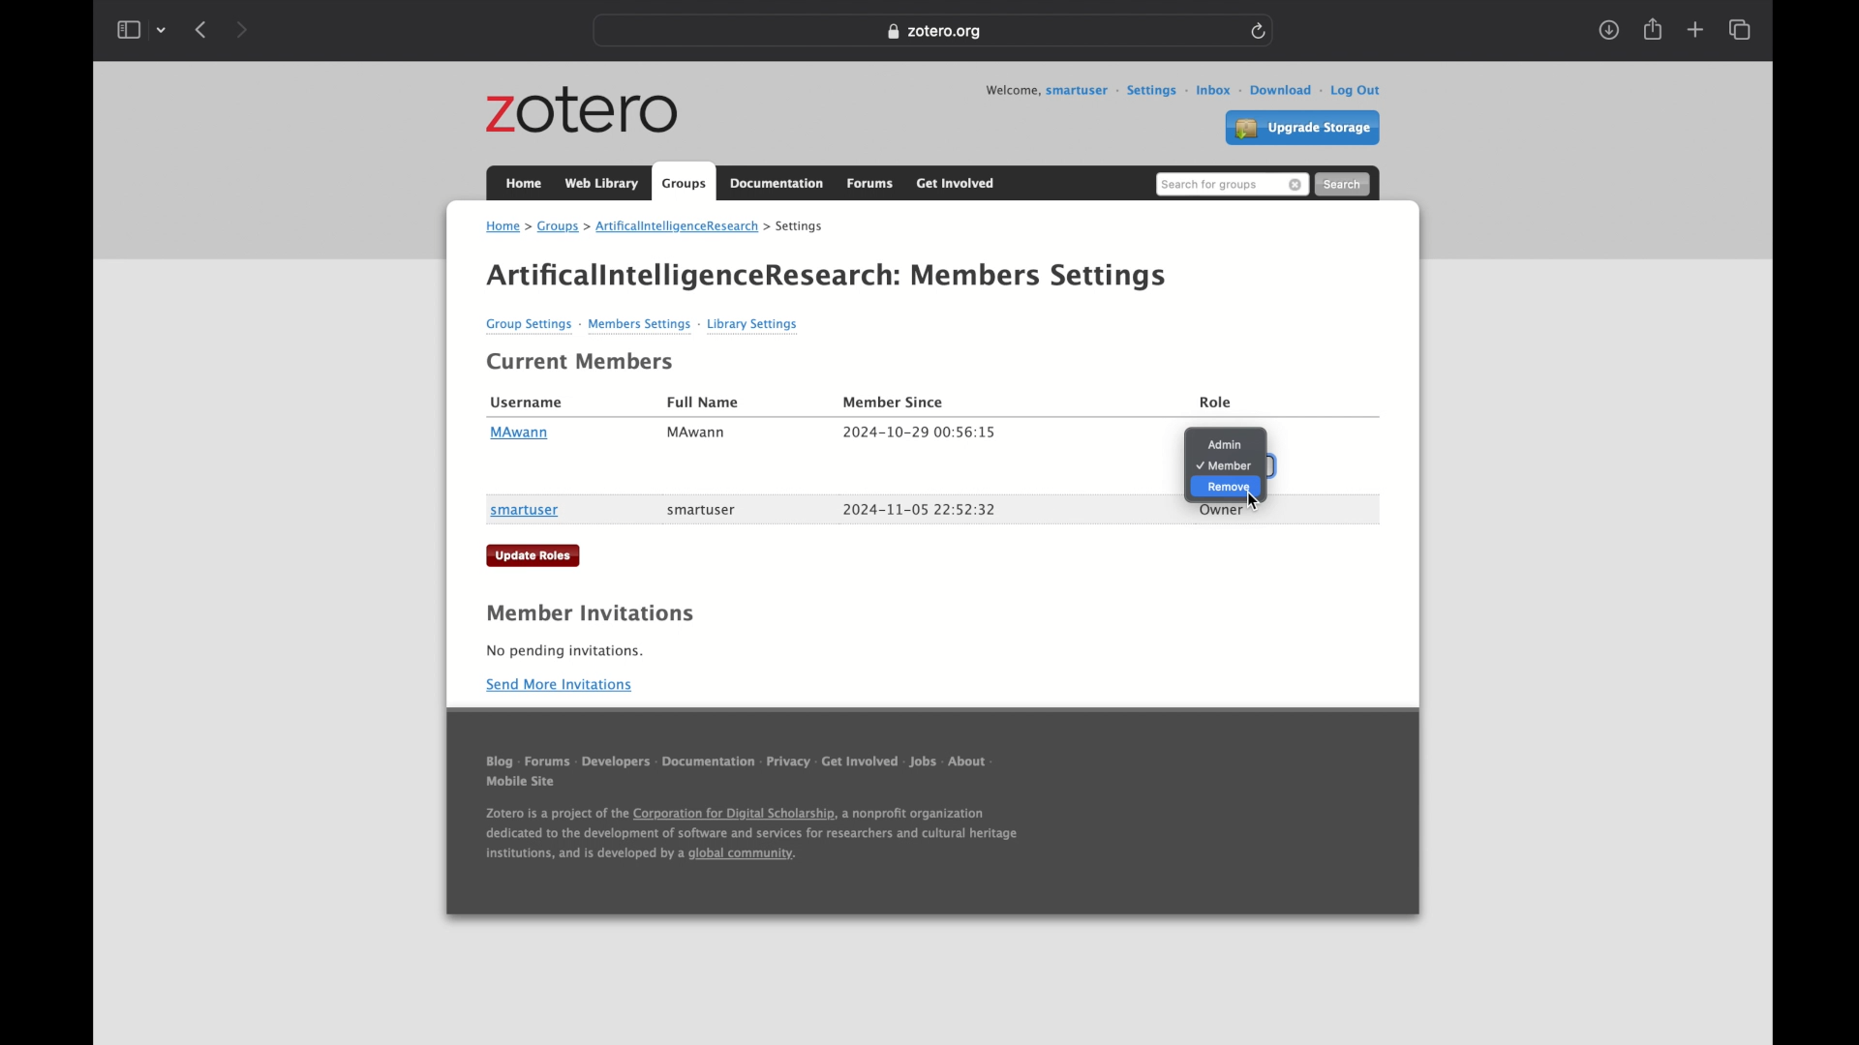 The image size is (1859, 1045). Describe the element at coordinates (590, 613) in the screenshot. I see `member invitations` at that location.